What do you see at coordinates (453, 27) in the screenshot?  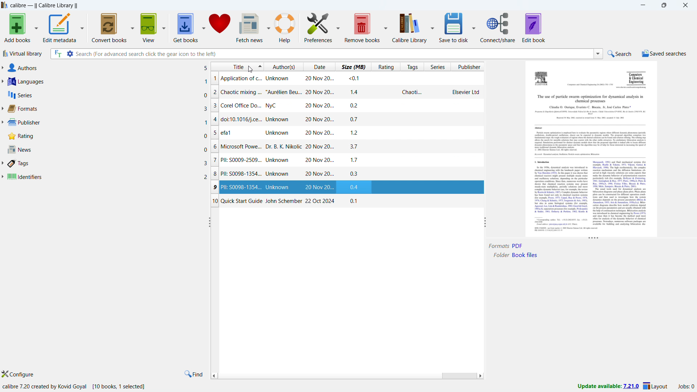 I see `save to disk ` at bounding box center [453, 27].